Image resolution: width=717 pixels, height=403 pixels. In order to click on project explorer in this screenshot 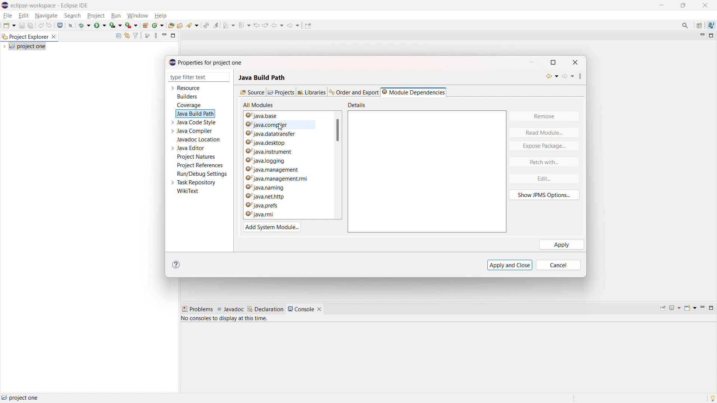, I will do `click(25, 36)`.